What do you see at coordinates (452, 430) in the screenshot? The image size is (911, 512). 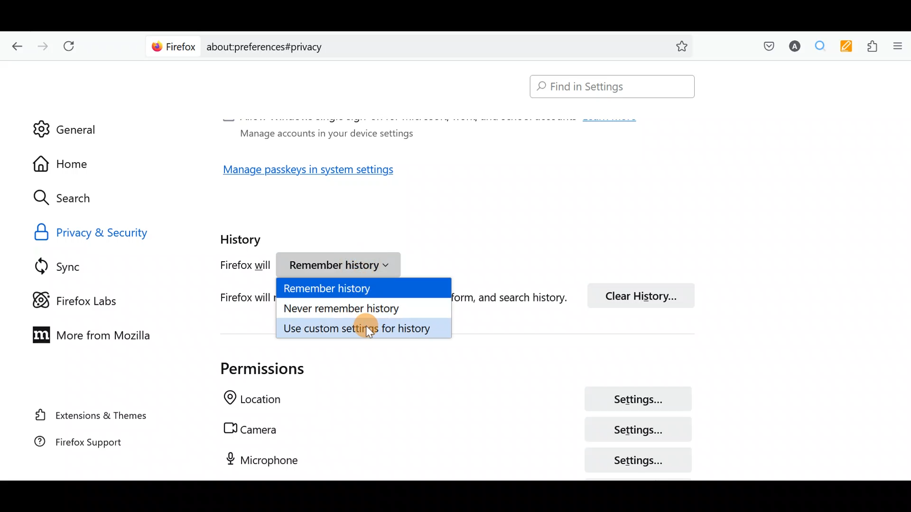 I see `Camera settings` at bounding box center [452, 430].